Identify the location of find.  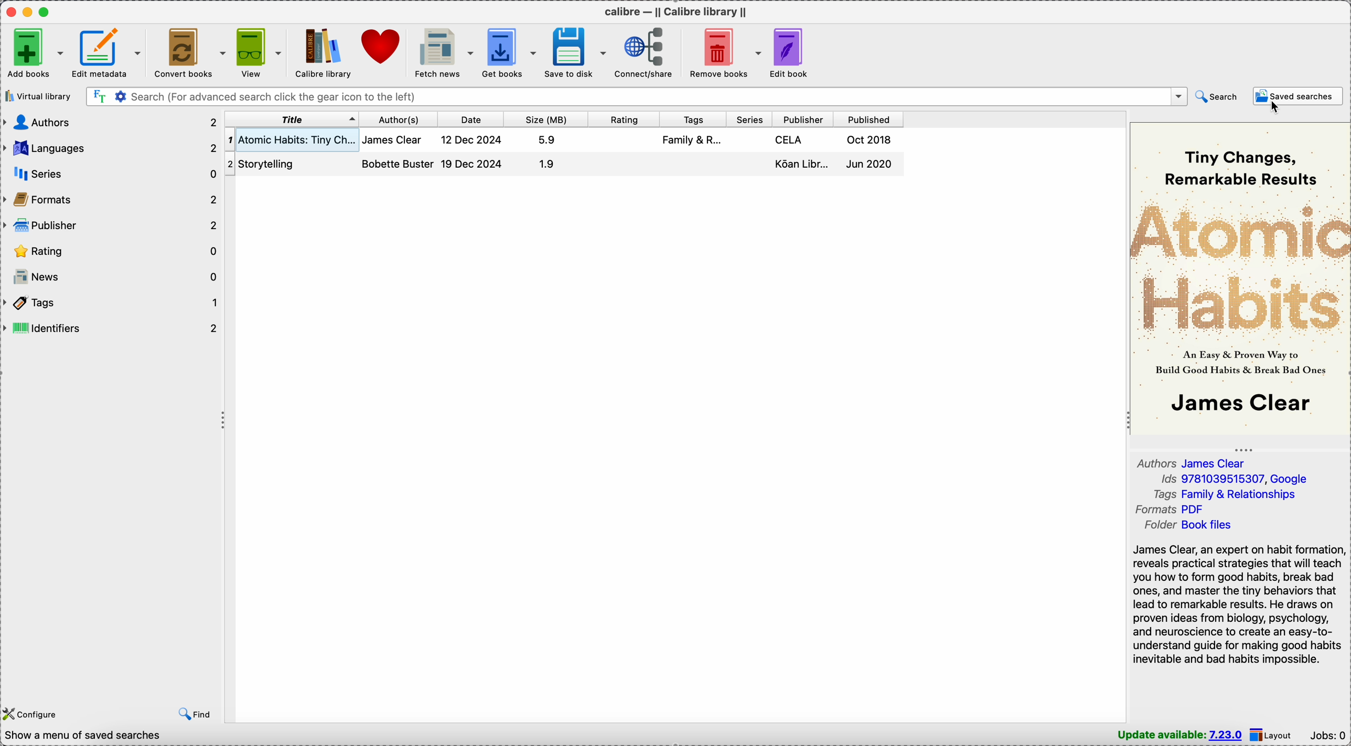
(198, 713).